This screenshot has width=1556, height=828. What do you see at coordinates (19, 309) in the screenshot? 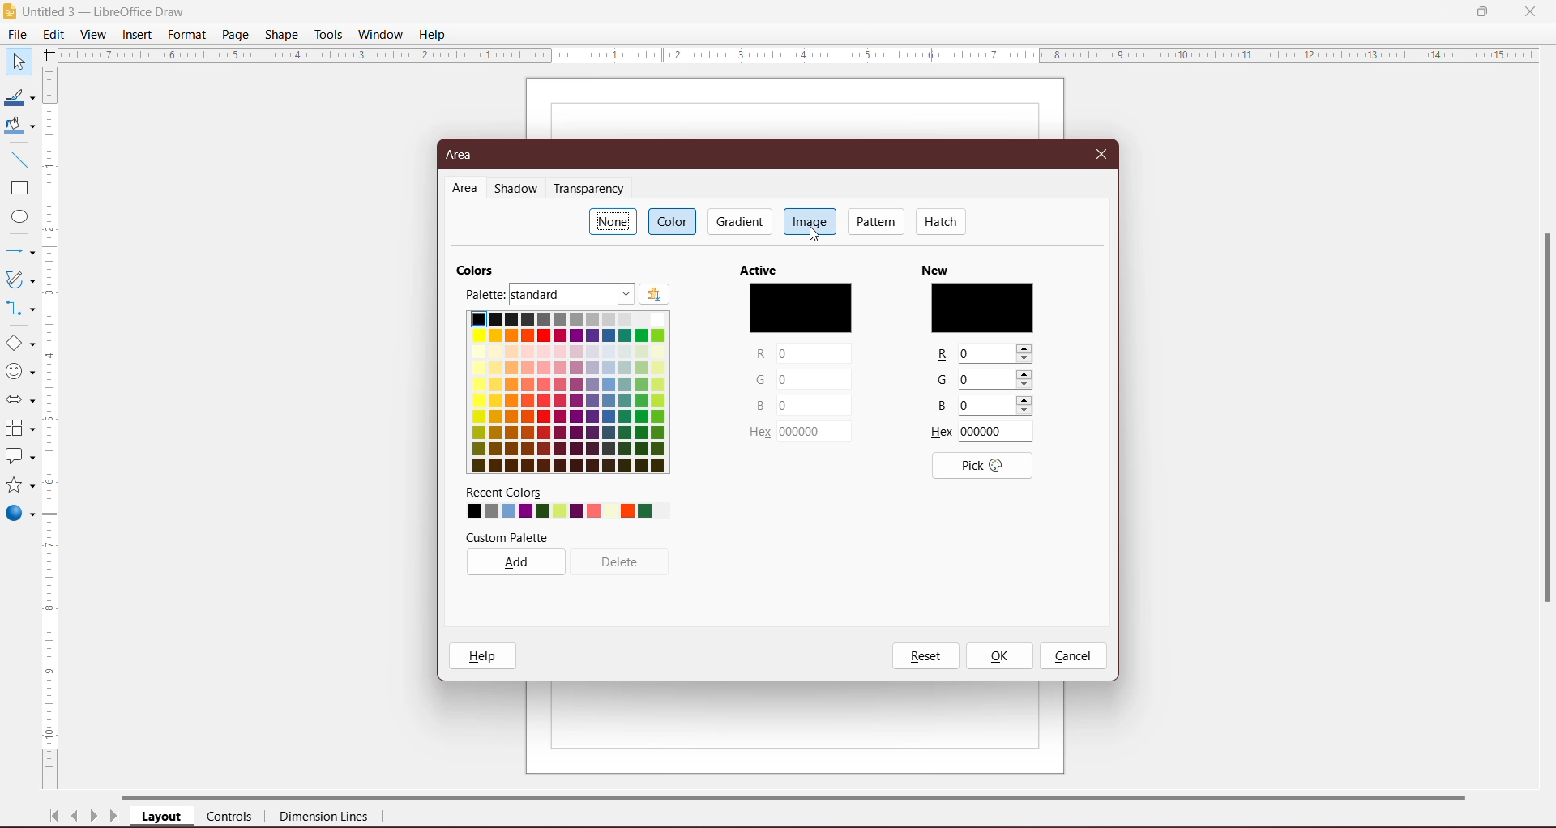
I see `Connectors` at bounding box center [19, 309].